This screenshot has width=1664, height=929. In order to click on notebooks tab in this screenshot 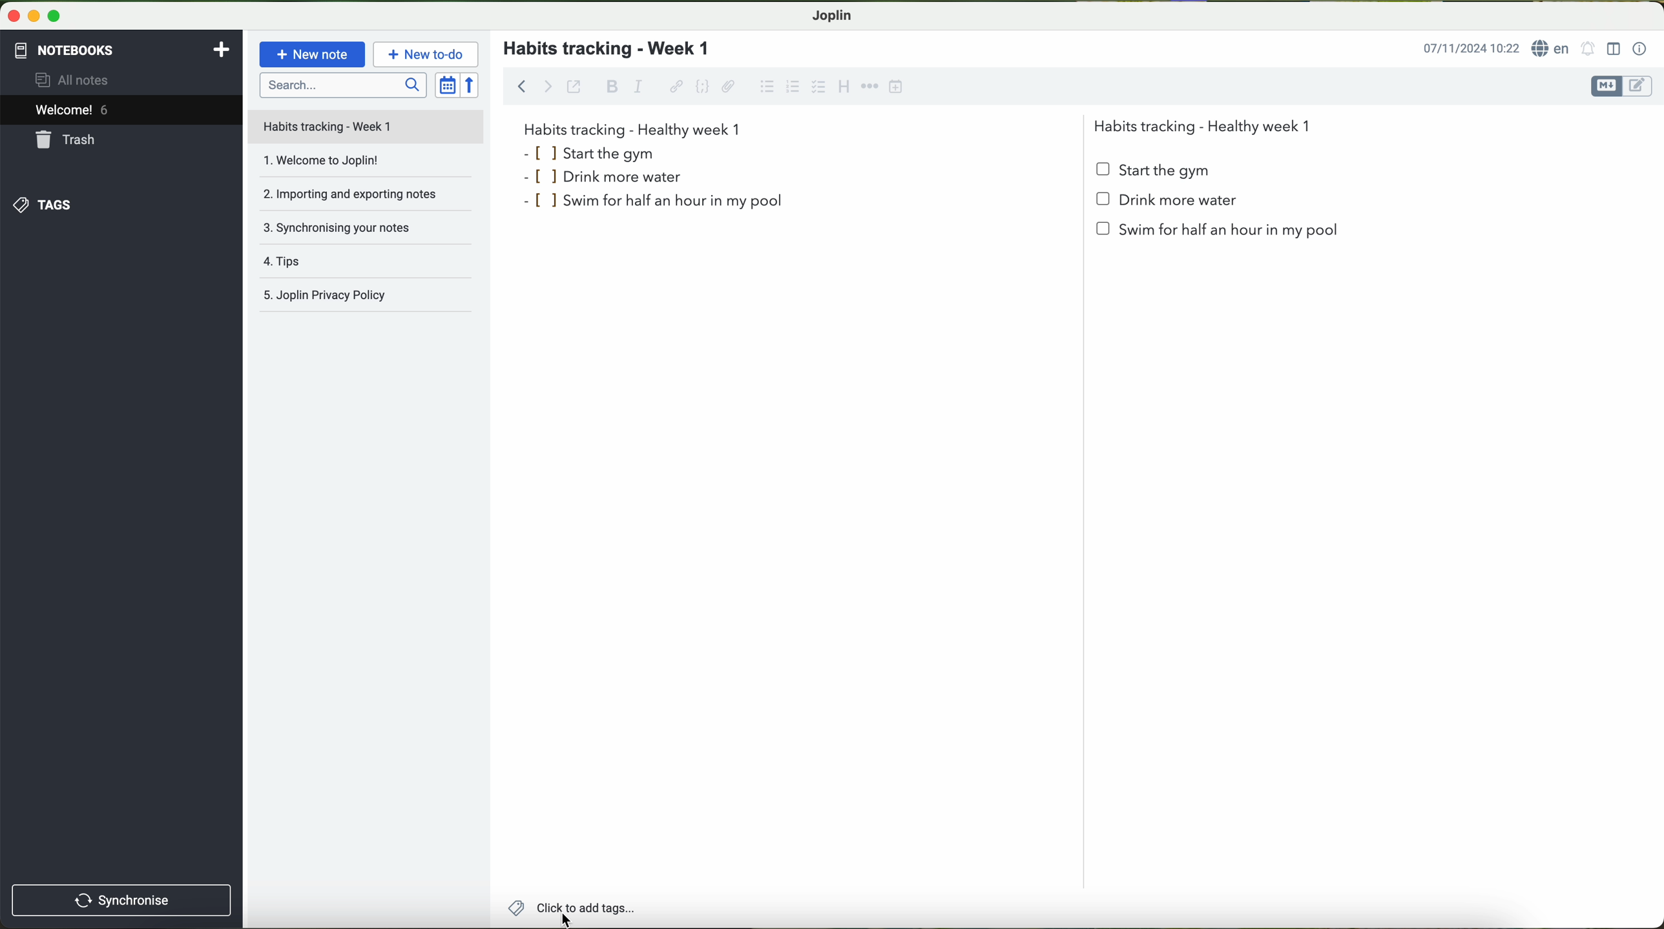, I will do `click(123, 50)`.